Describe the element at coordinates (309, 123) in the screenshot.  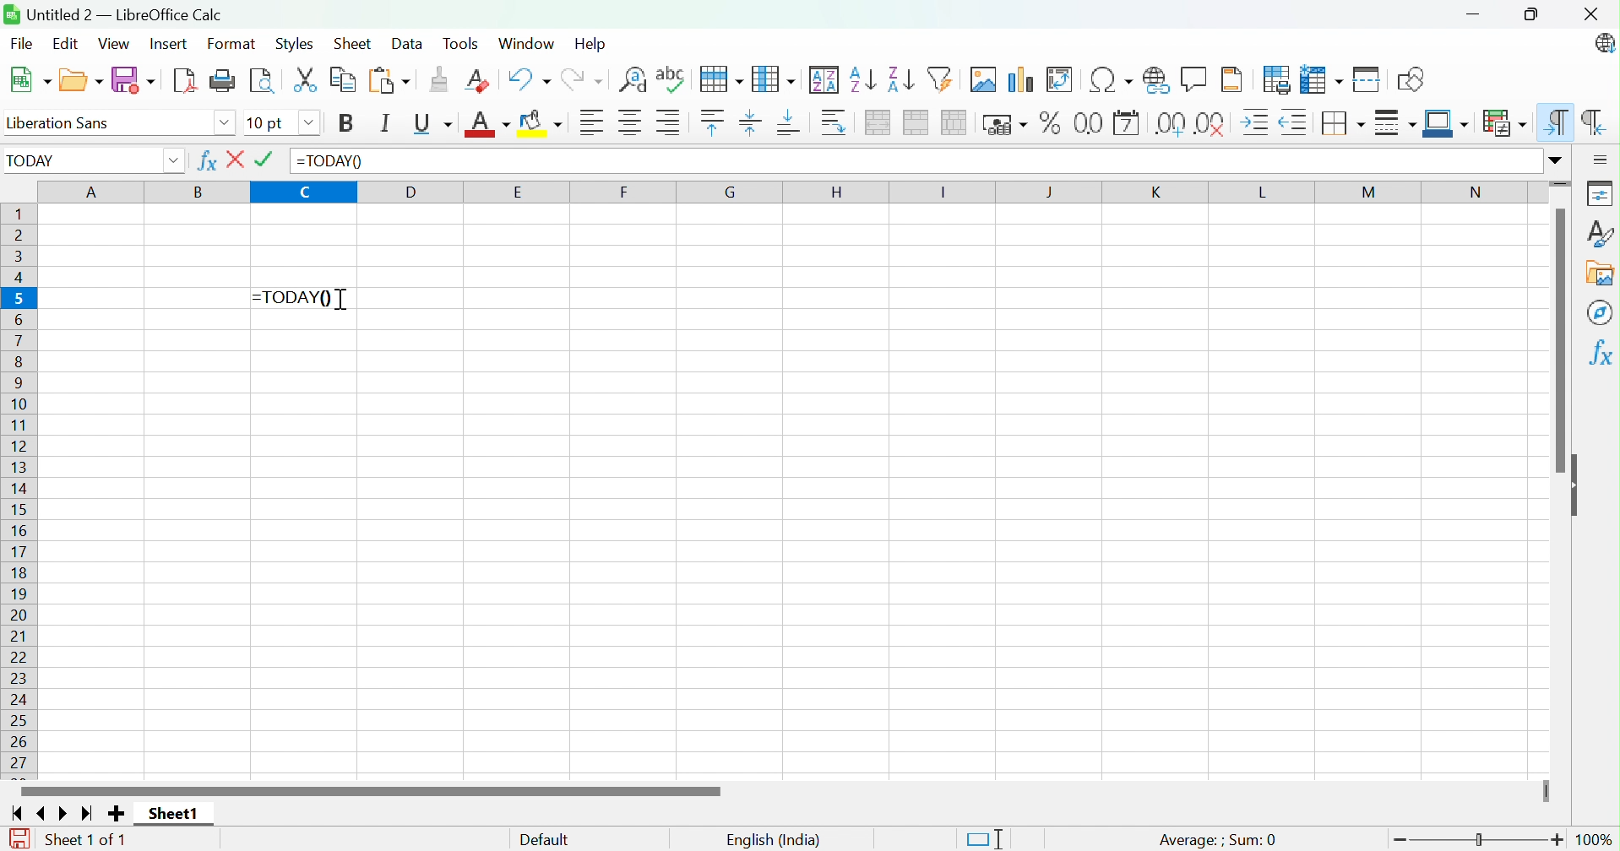
I see `Drop down` at that location.